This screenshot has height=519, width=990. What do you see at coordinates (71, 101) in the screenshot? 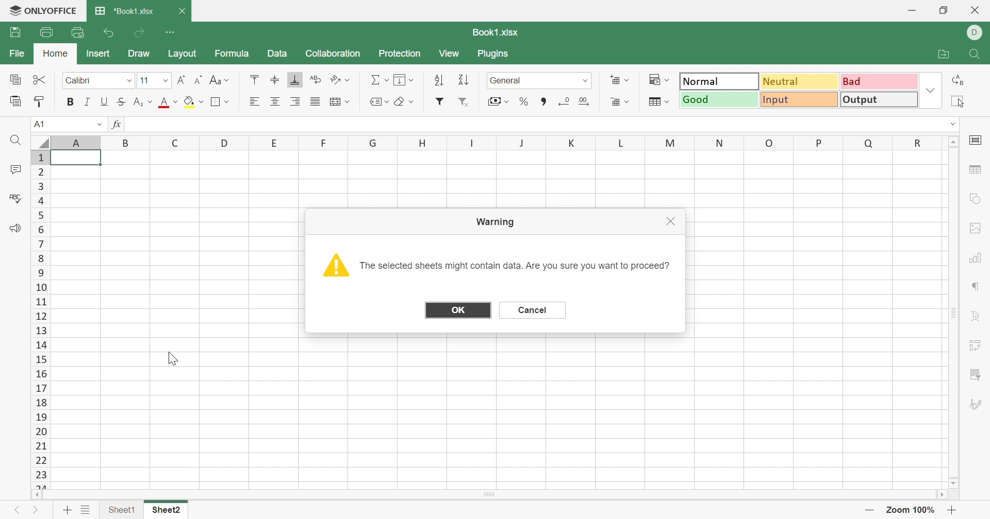
I see `Bold` at bounding box center [71, 101].